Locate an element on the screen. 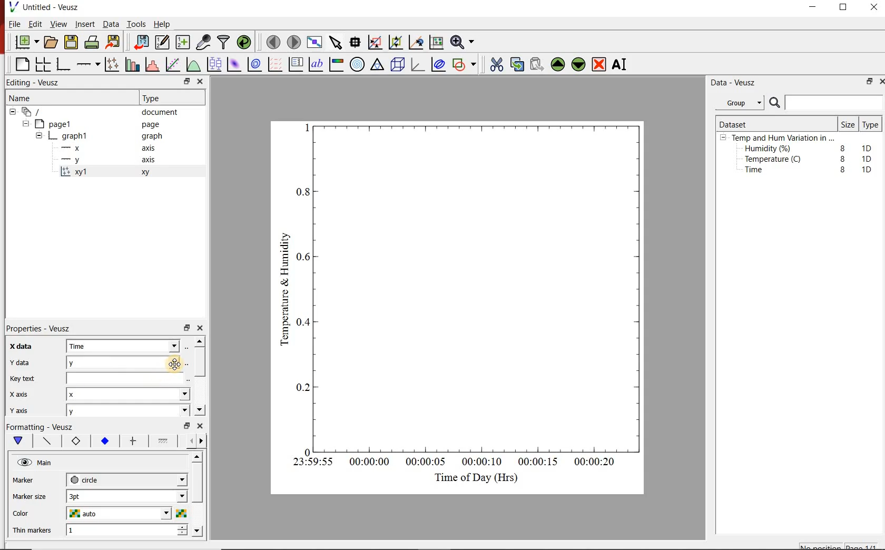  Select using dataset browser is located at coordinates (190, 347).